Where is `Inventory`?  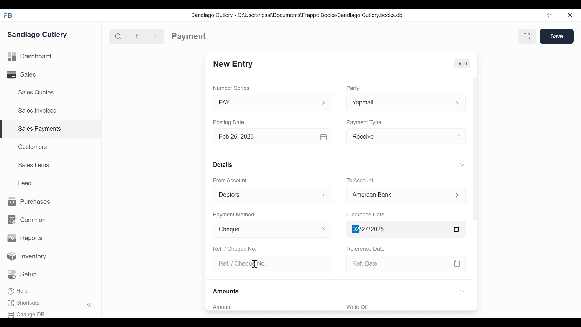
Inventory is located at coordinates (27, 256).